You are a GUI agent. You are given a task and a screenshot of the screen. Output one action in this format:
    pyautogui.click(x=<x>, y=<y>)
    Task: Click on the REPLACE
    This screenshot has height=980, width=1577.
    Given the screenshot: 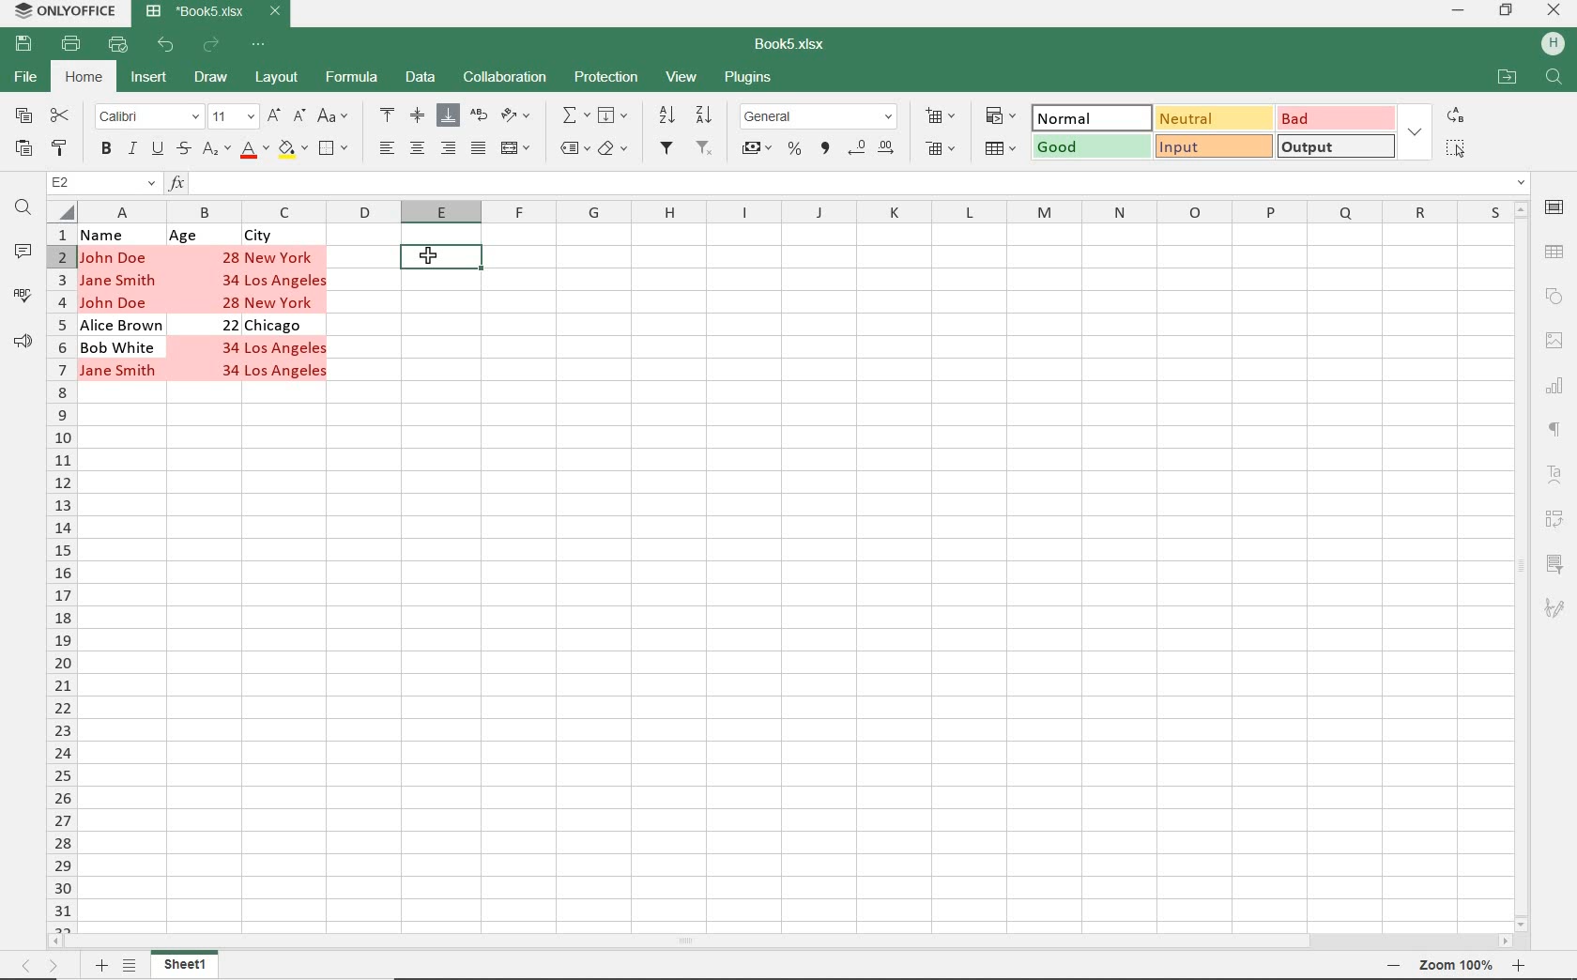 What is the action you would take?
    pyautogui.click(x=1456, y=115)
    